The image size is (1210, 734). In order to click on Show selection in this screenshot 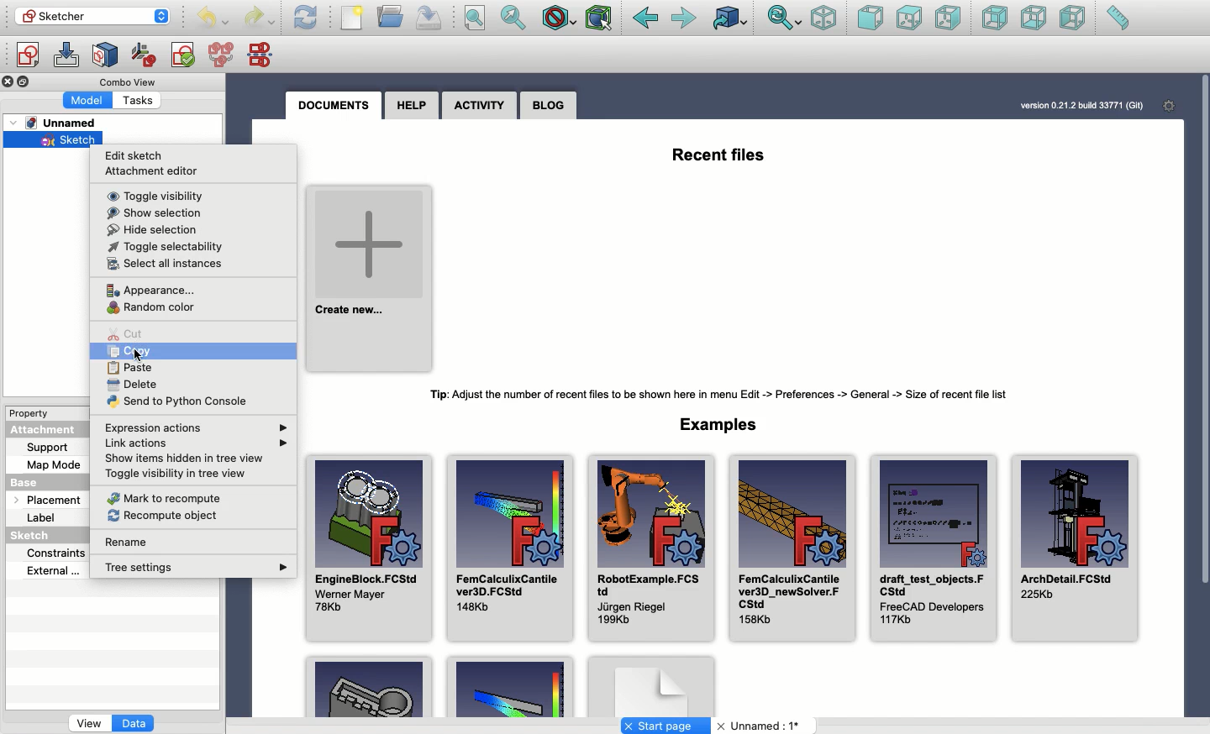, I will do `click(155, 213)`.